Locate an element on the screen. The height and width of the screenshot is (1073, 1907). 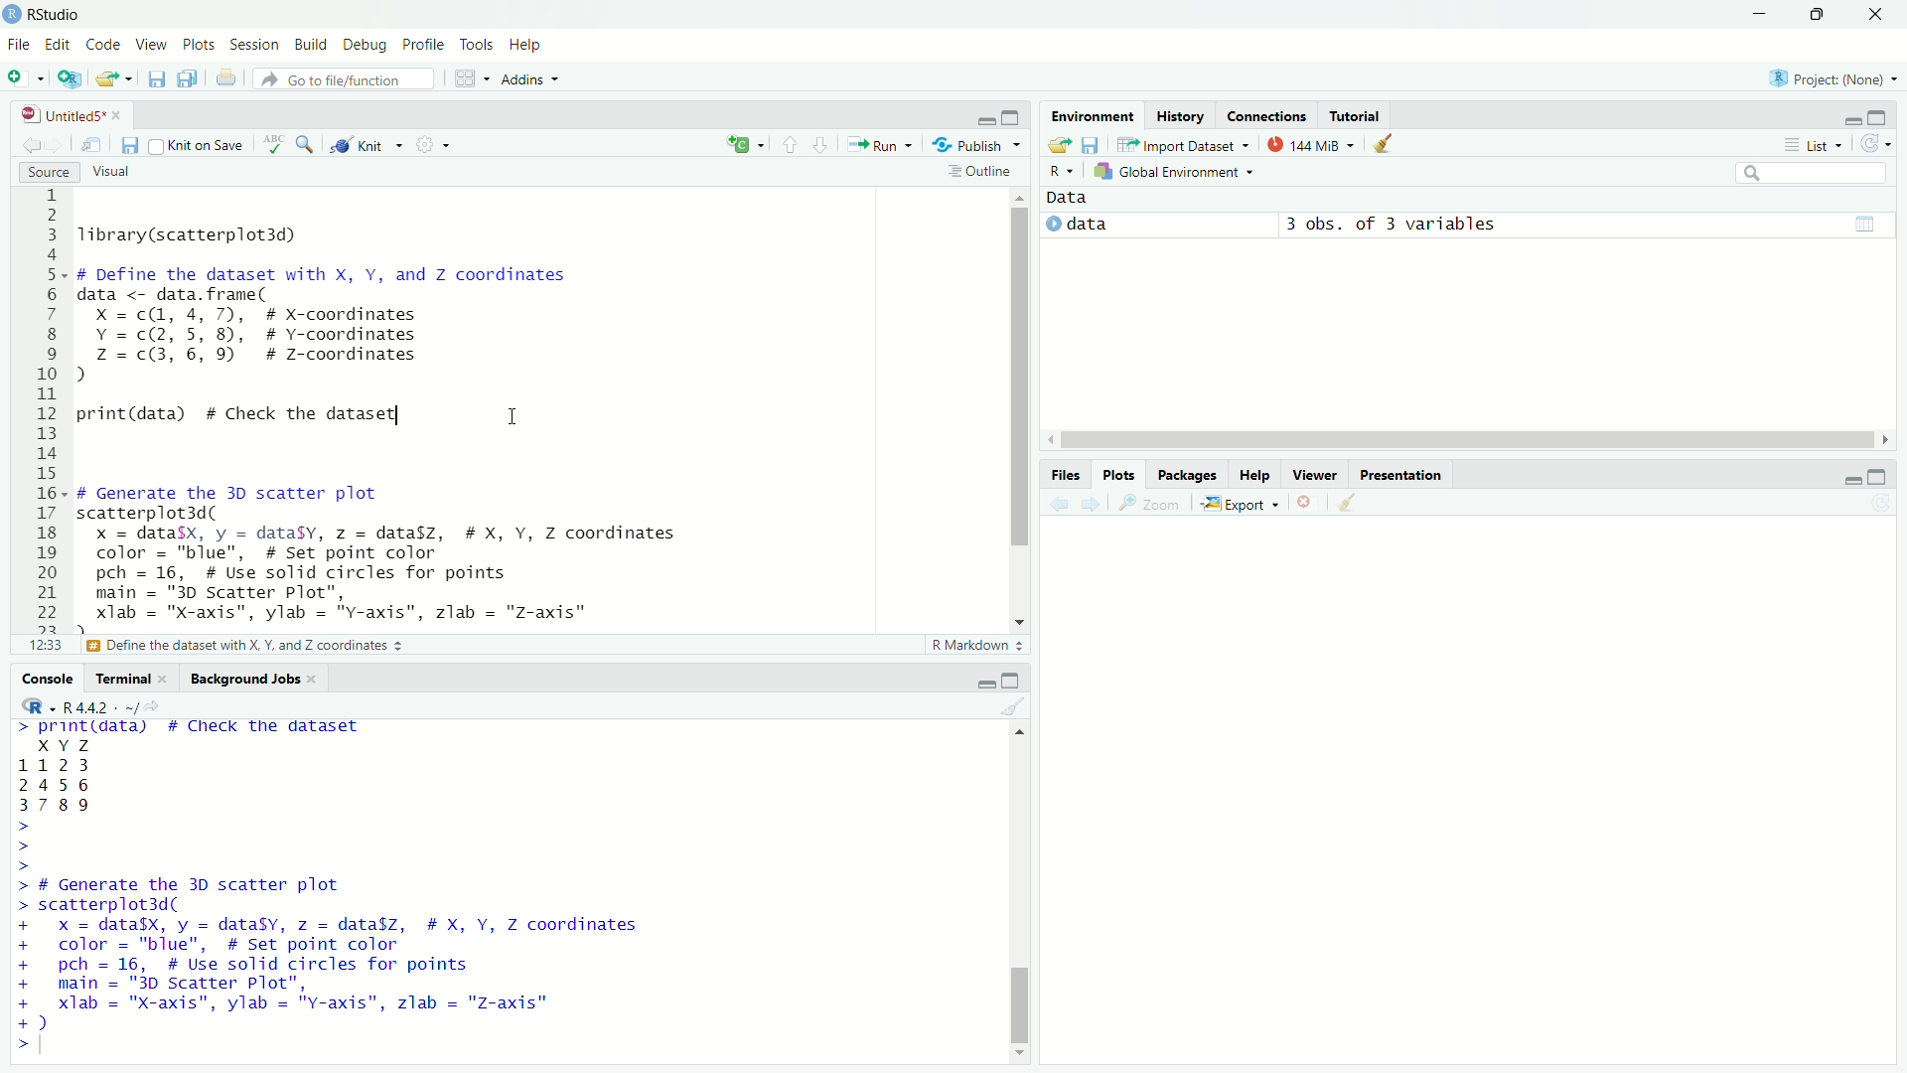
tutorial is located at coordinates (1355, 112).